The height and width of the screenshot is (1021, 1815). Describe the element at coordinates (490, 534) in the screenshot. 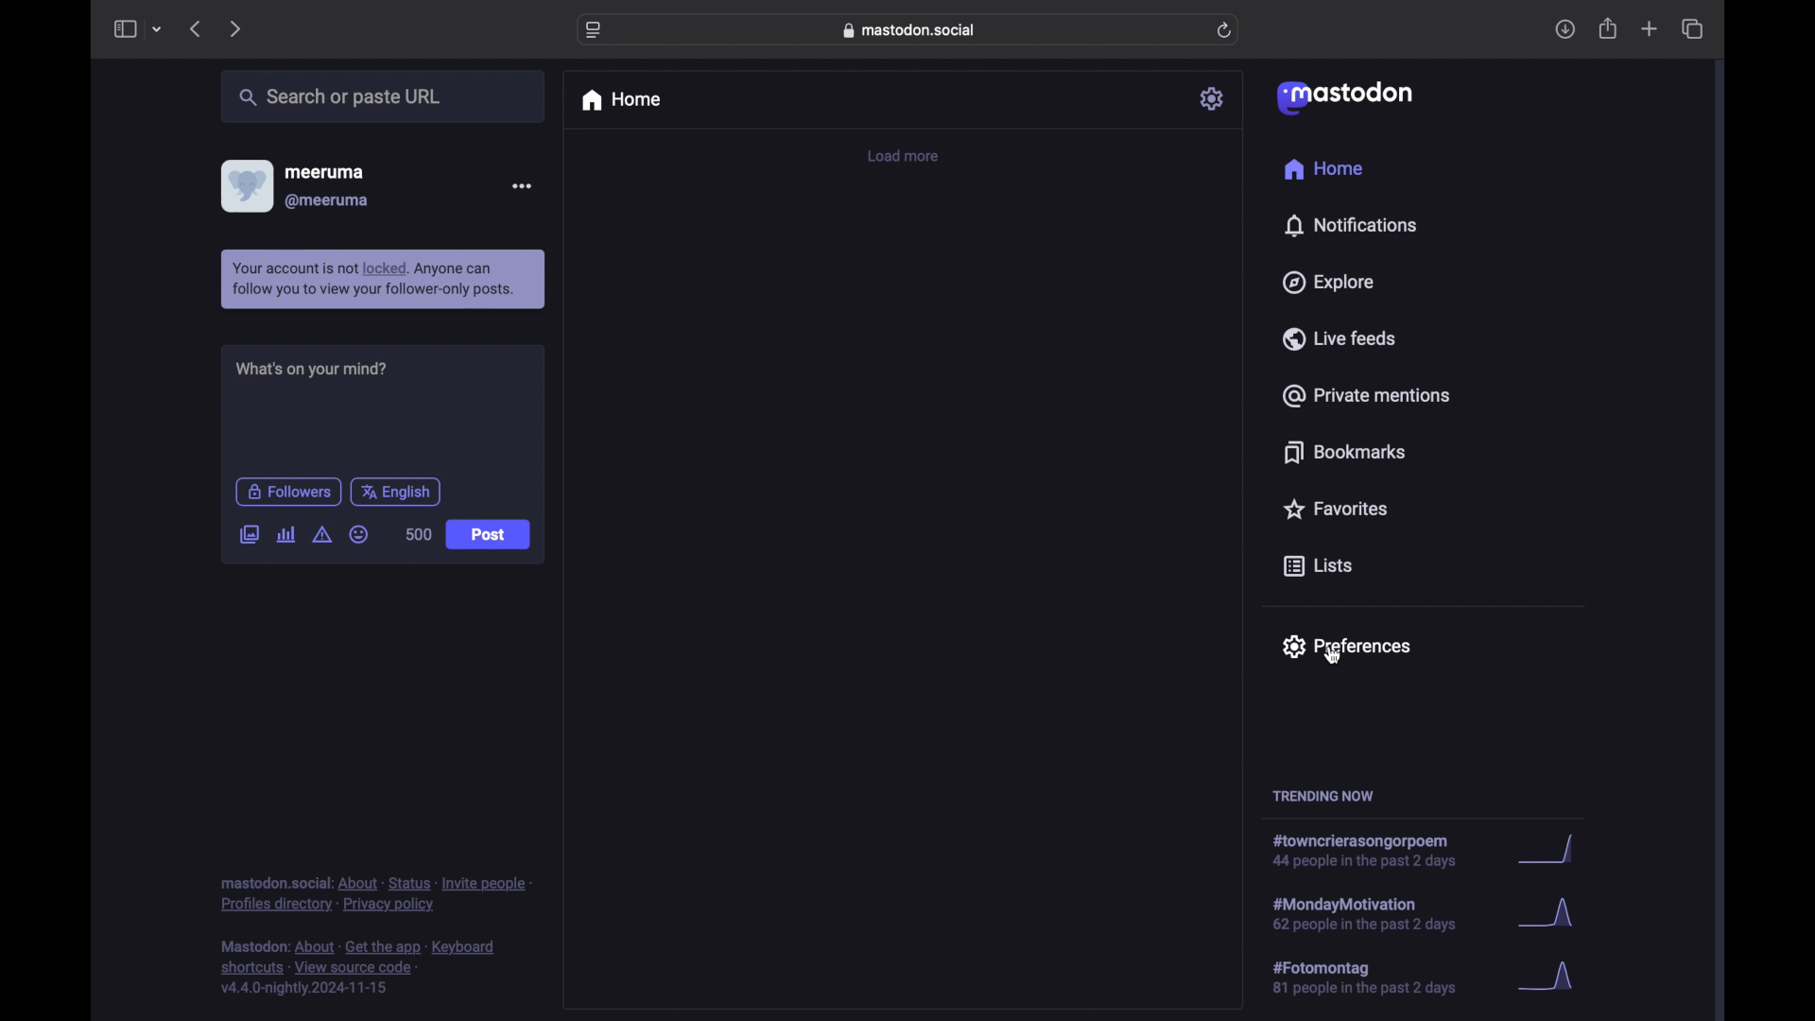

I see `post` at that location.